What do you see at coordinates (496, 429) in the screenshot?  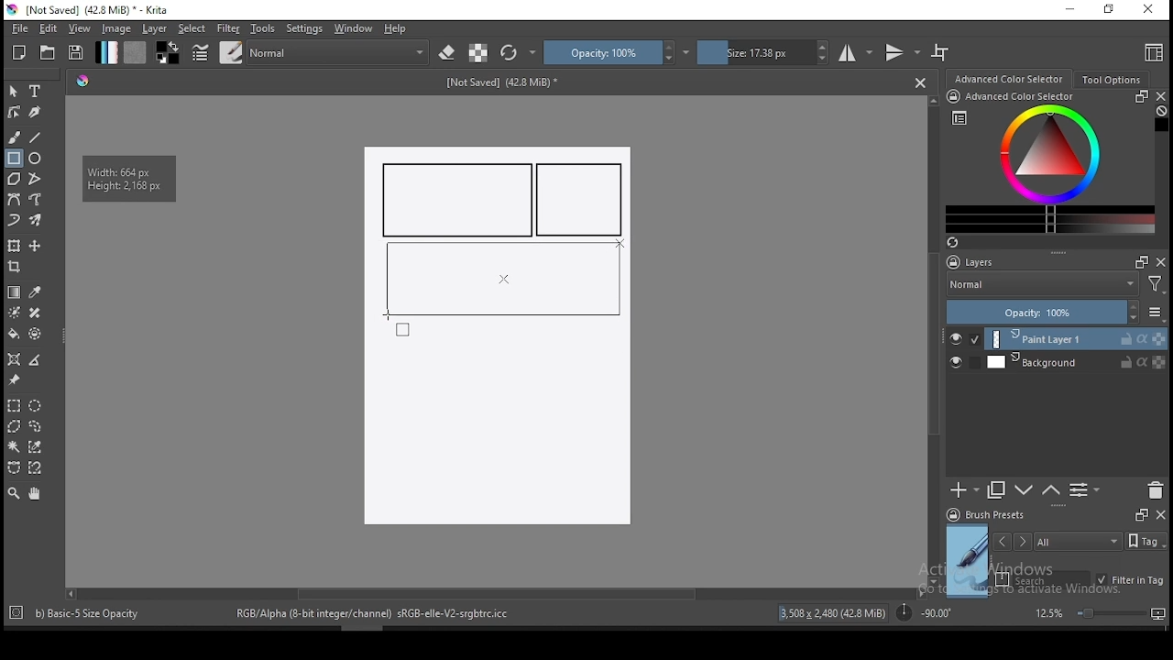 I see `Image` at bounding box center [496, 429].